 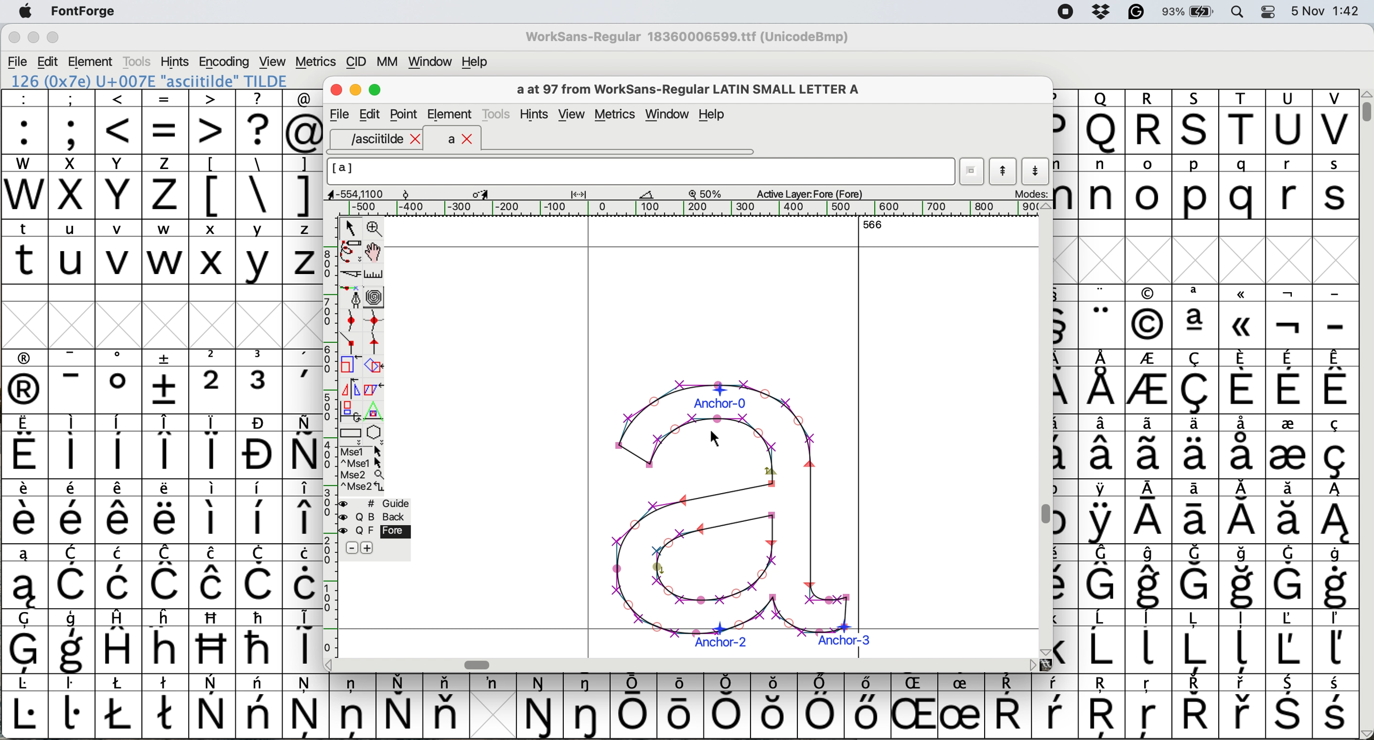 What do you see at coordinates (1148, 513) in the screenshot?
I see `symbol` at bounding box center [1148, 513].